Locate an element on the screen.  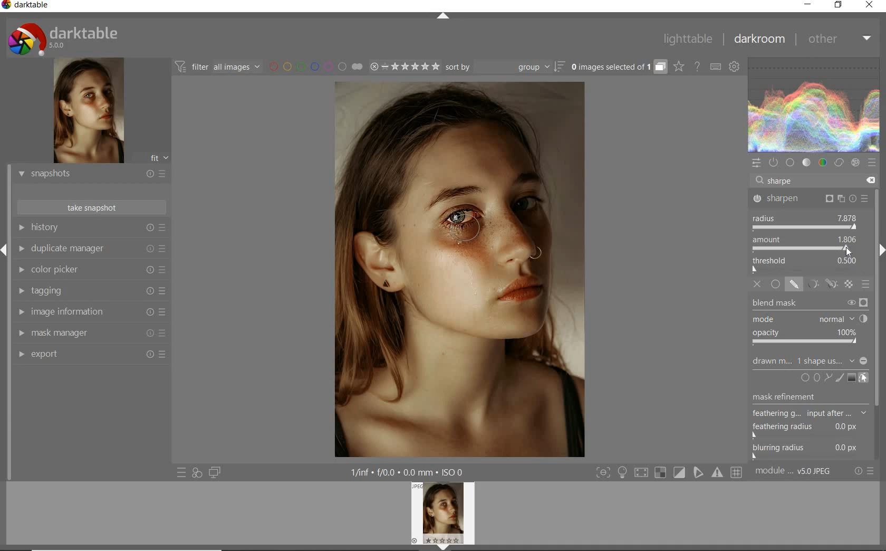
BLENDING OPTIONS is located at coordinates (866, 284).